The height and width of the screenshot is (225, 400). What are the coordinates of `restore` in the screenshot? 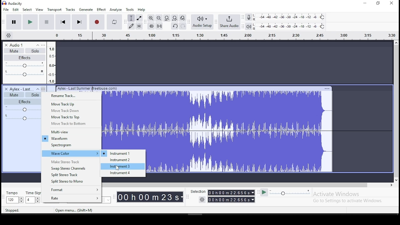 It's located at (378, 3).